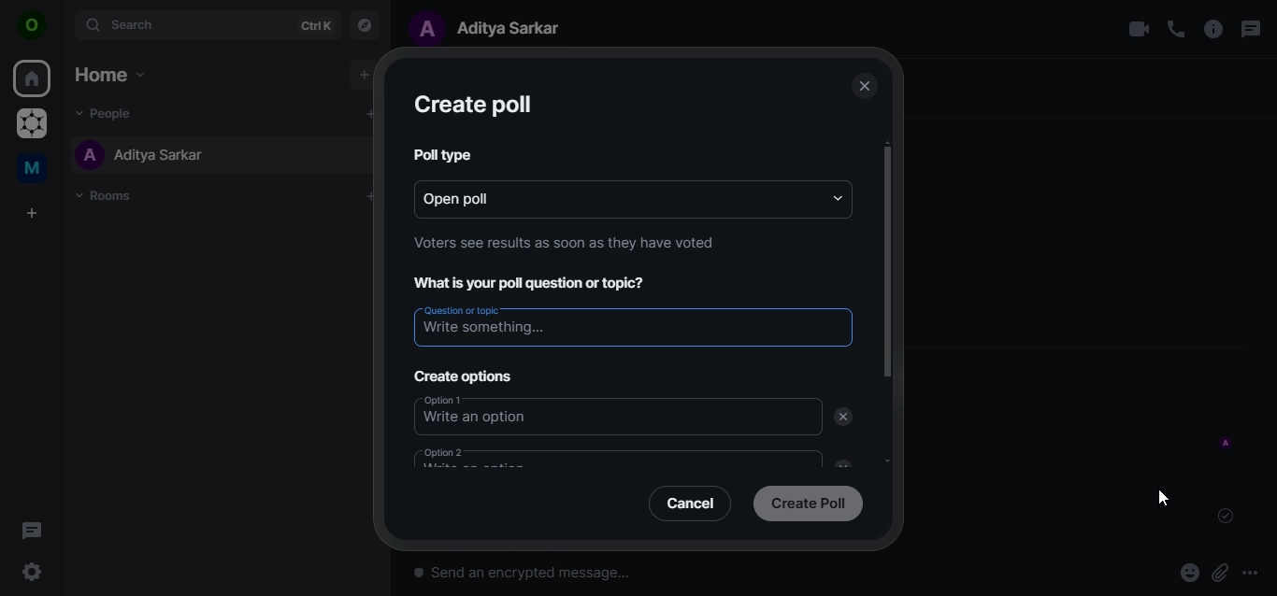 The height and width of the screenshot is (596, 1277). Describe the element at coordinates (808, 504) in the screenshot. I see `create poll` at that location.